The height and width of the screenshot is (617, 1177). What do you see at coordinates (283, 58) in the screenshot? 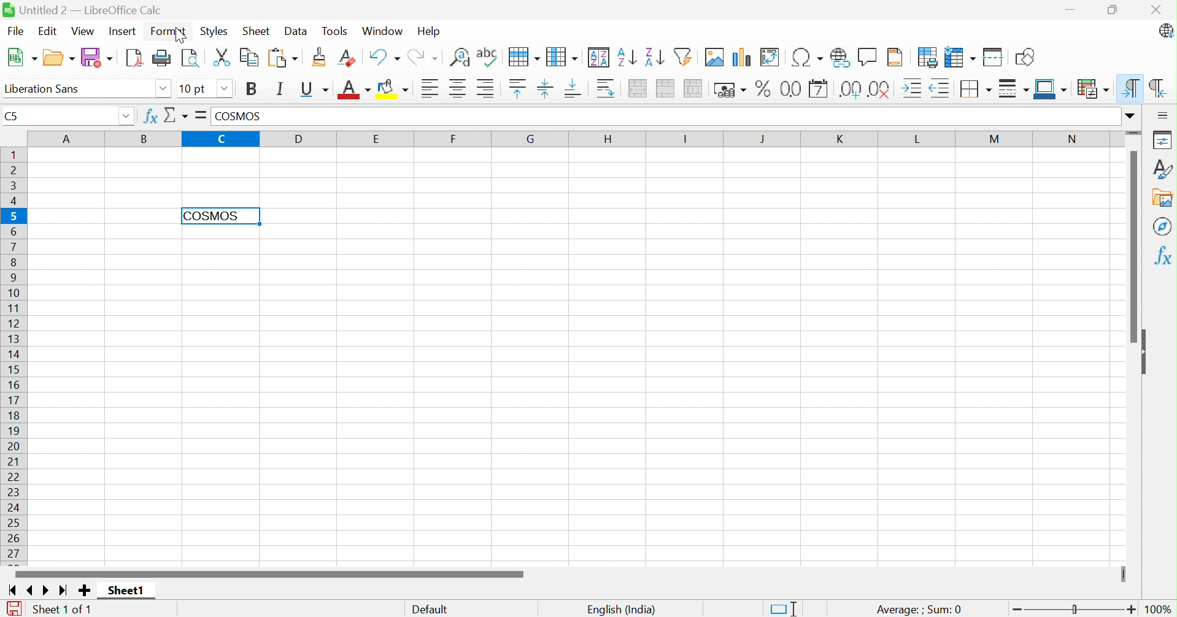
I see `Paste` at bounding box center [283, 58].